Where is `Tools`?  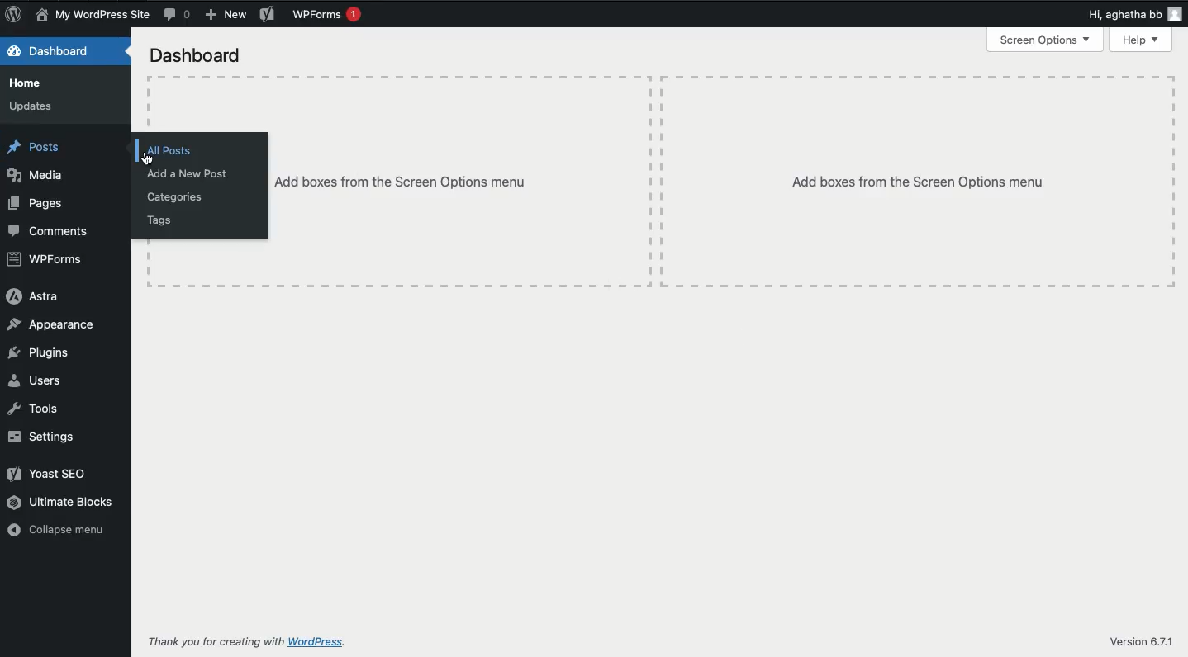 Tools is located at coordinates (36, 408).